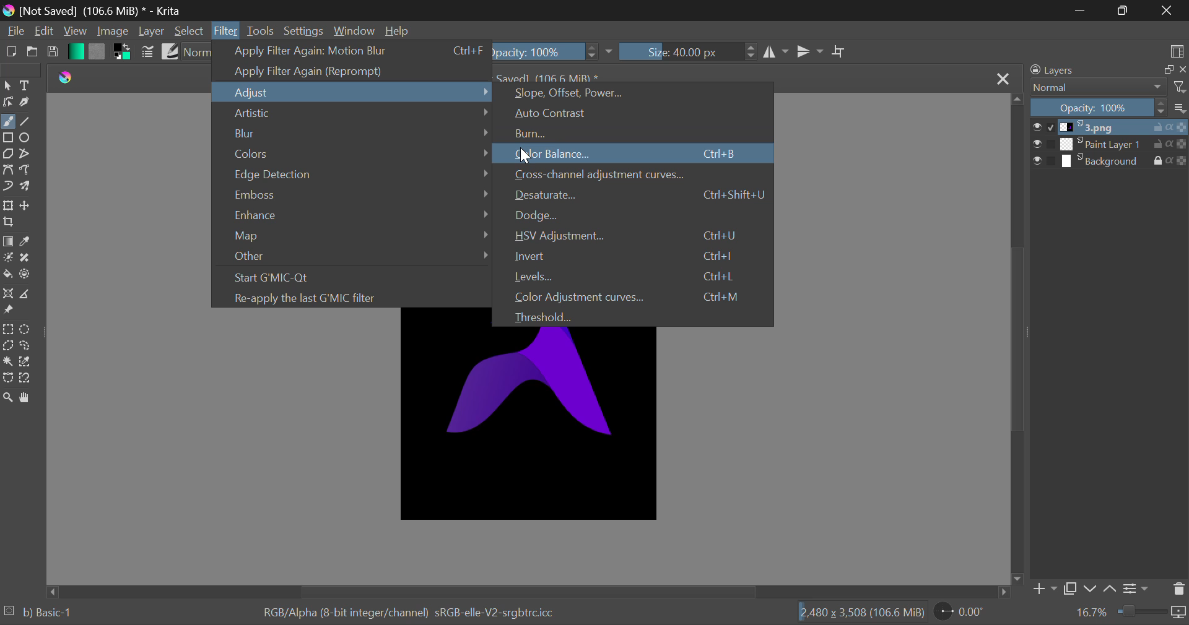 This screenshot has width=1189, height=625. What do you see at coordinates (25, 155) in the screenshot?
I see `Polylines` at bounding box center [25, 155].